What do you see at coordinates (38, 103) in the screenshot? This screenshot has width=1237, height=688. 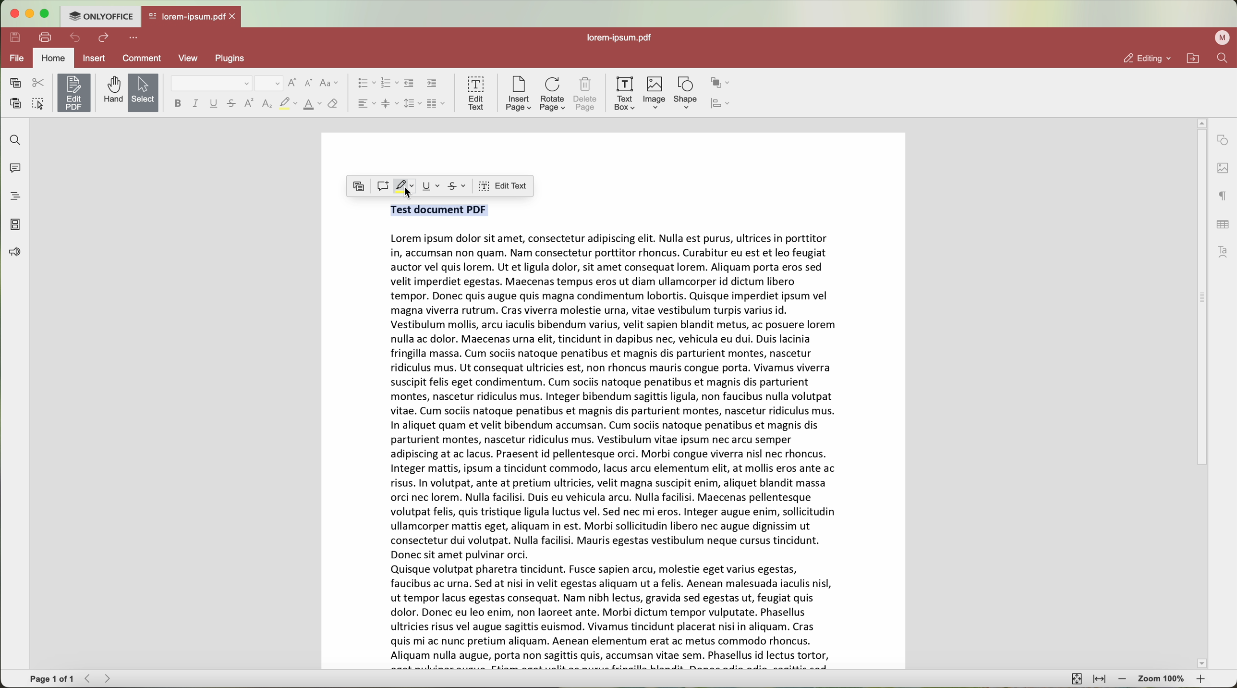 I see `select all` at bounding box center [38, 103].